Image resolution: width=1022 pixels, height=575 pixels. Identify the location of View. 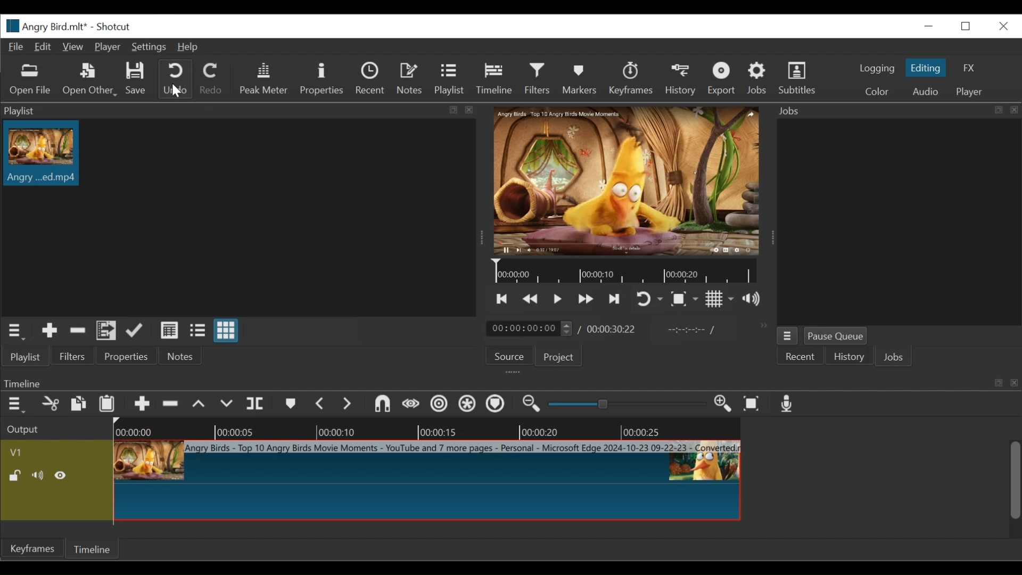
(72, 47).